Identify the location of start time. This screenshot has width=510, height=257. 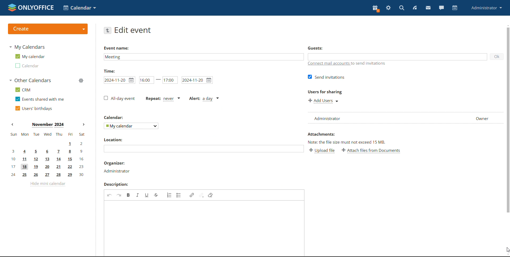
(150, 80).